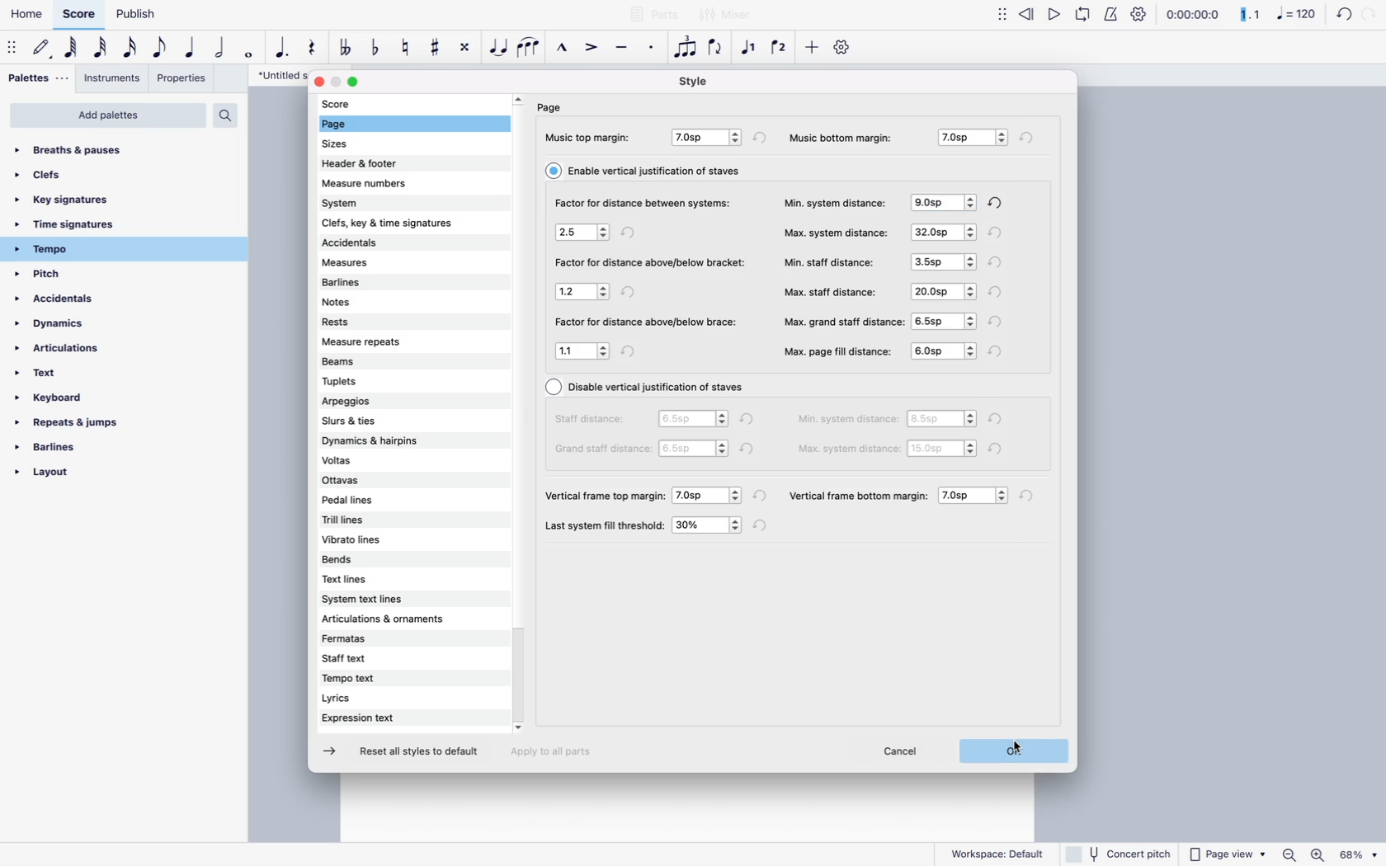 This screenshot has width=1386, height=866. What do you see at coordinates (559, 755) in the screenshot?
I see `apply to all parts` at bounding box center [559, 755].